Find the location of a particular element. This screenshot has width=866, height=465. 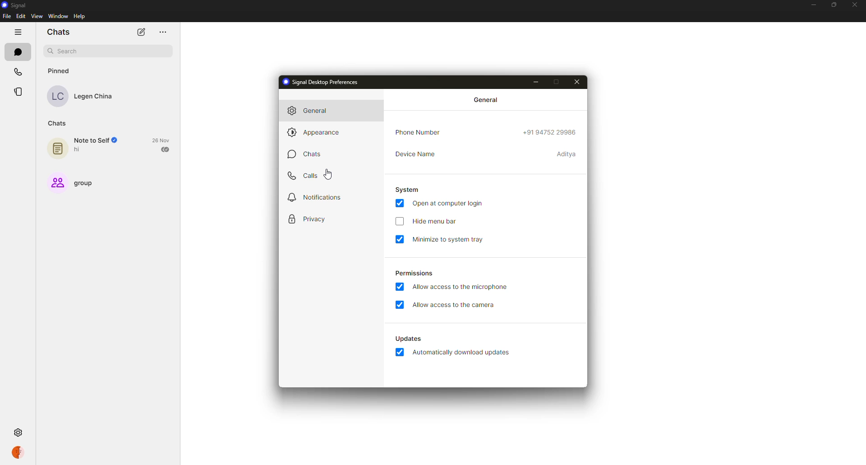

chats is located at coordinates (303, 154).